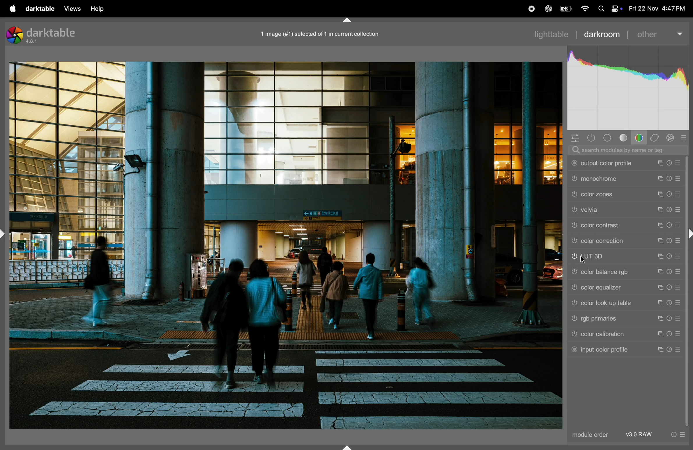  Describe the element at coordinates (660, 178) in the screenshot. I see `multiple intance actions` at that location.